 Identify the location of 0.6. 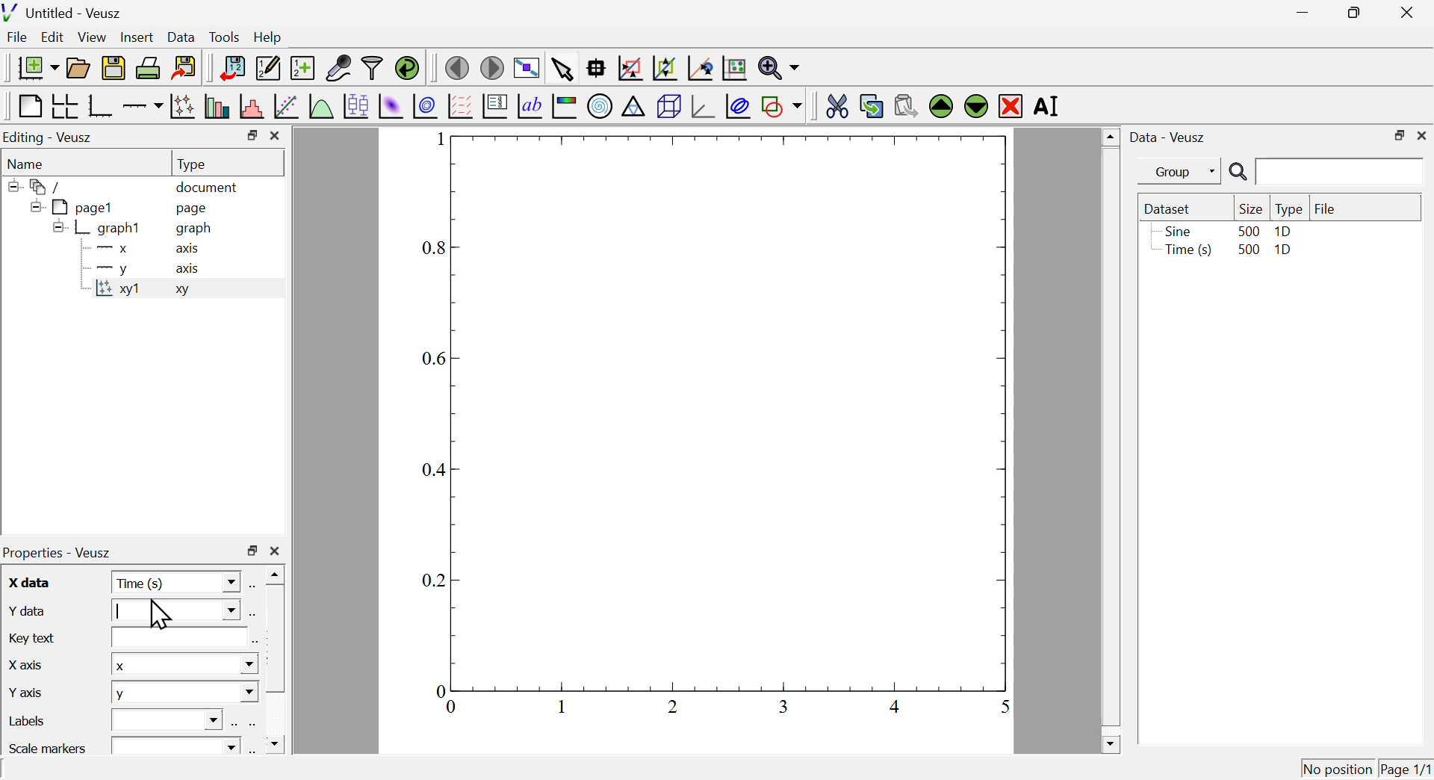
(437, 359).